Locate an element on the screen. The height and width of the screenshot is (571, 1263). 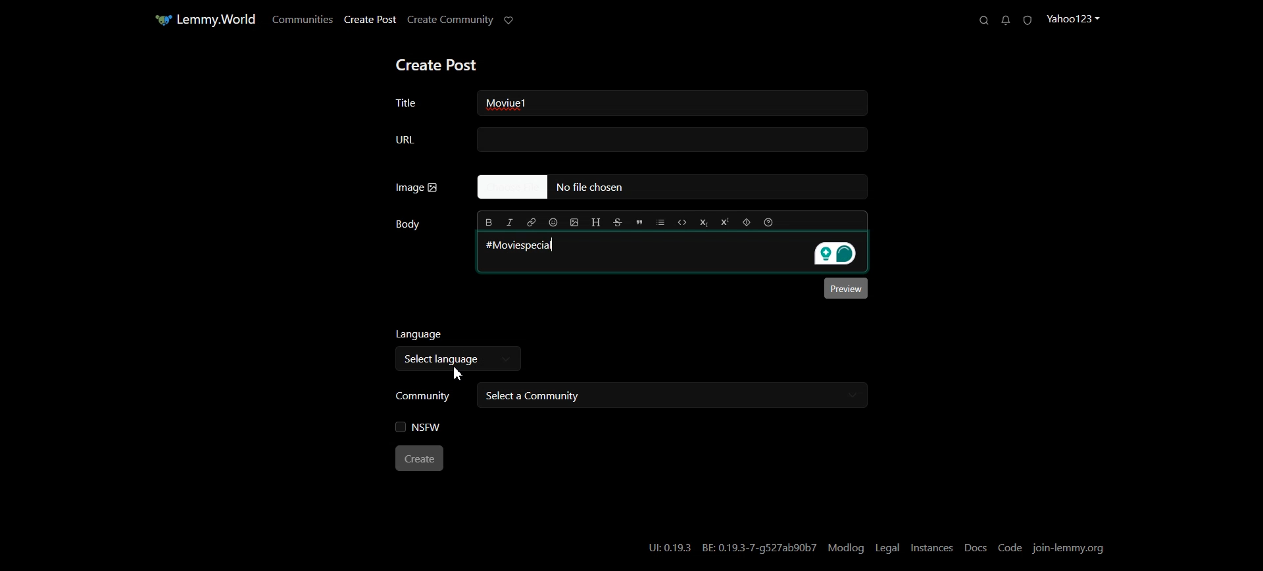
No file Chosen is located at coordinates (671, 187).